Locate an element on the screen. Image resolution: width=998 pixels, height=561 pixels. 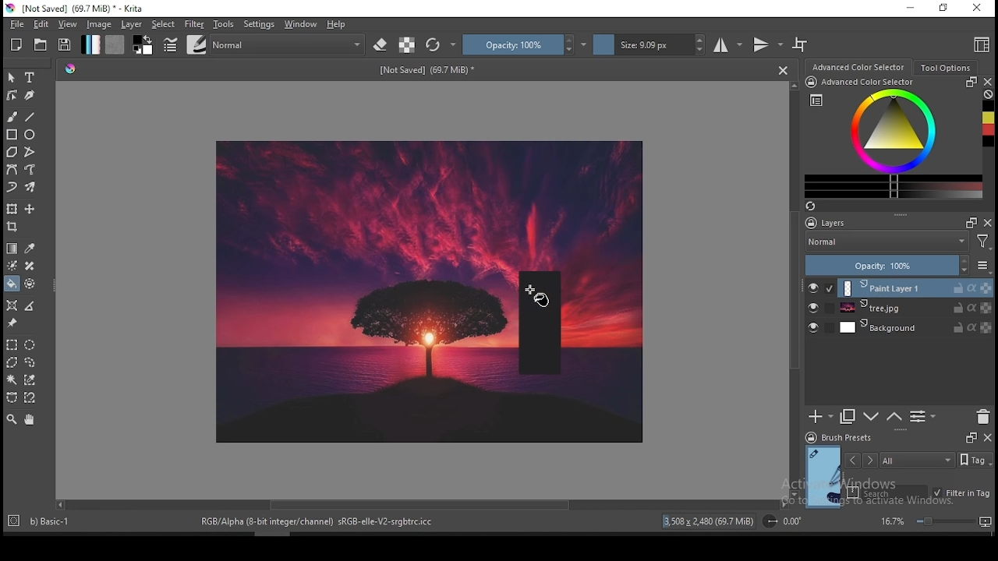
delete layer is located at coordinates (984, 417).